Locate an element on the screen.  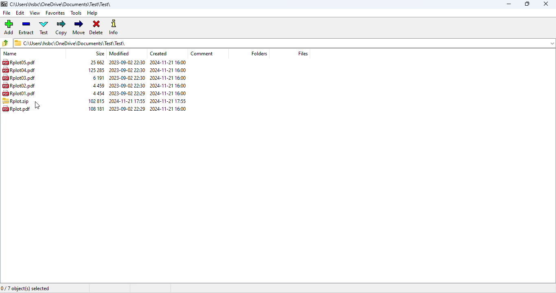
close is located at coordinates (546, 4).